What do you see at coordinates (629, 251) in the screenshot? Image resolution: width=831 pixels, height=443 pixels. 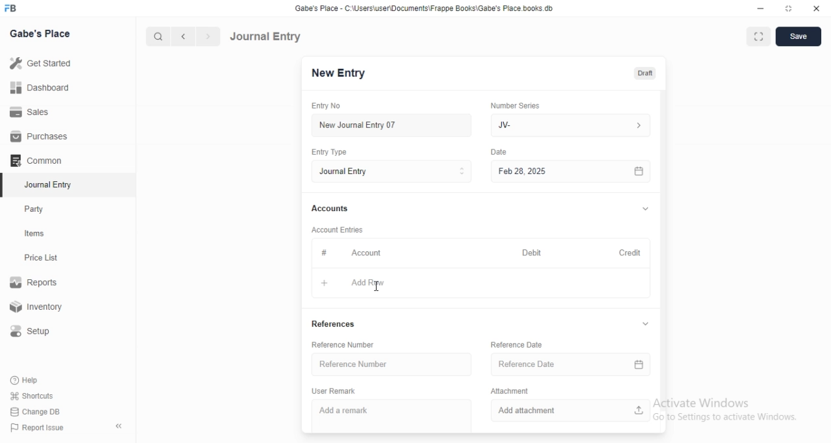 I see `Credit` at bounding box center [629, 251].